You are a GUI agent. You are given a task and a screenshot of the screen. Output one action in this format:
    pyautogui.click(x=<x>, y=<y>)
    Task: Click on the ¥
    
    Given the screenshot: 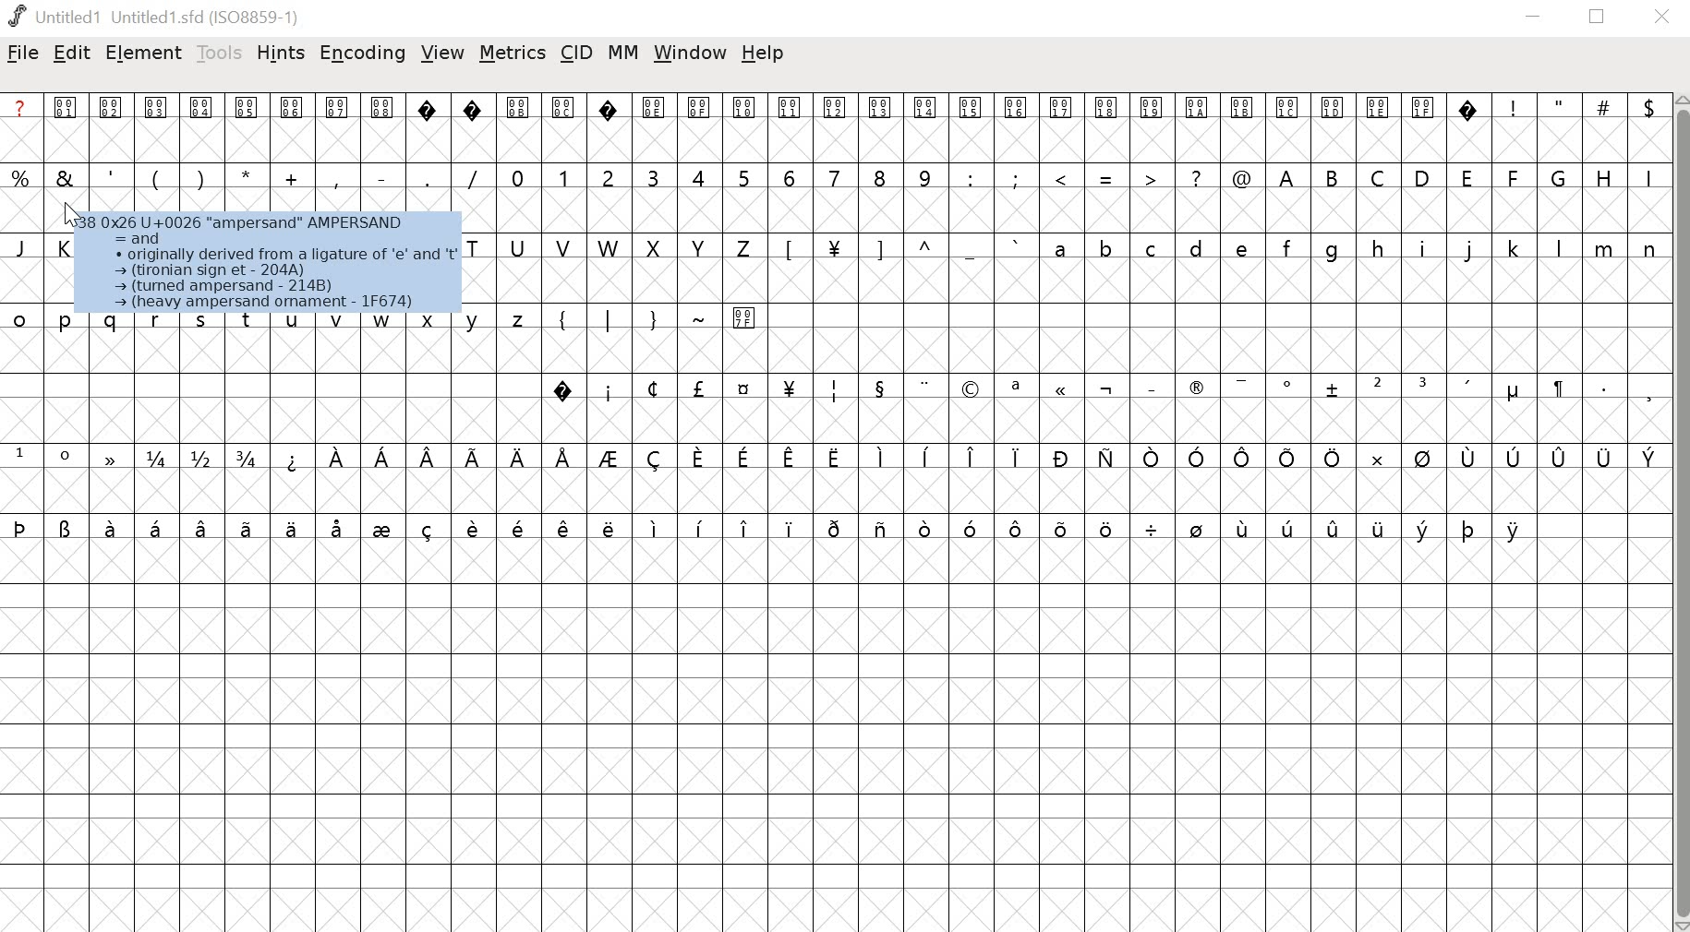 What is the action you would take?
    pyautogui.click(x=834, y=247)
    